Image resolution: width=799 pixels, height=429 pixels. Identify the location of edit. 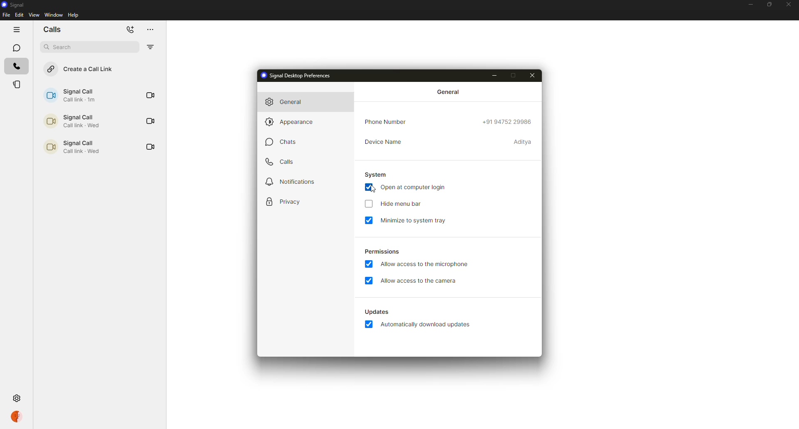
(20, 15).